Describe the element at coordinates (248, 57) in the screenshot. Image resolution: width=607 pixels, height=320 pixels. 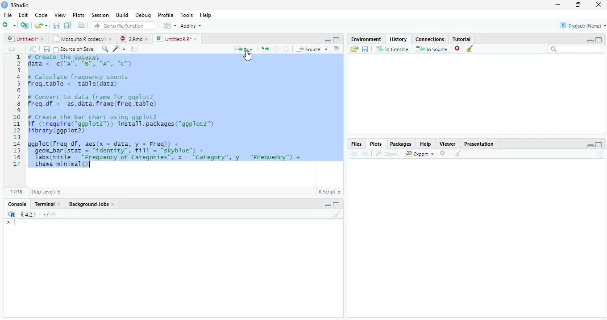
I see `Cursor` at that location.